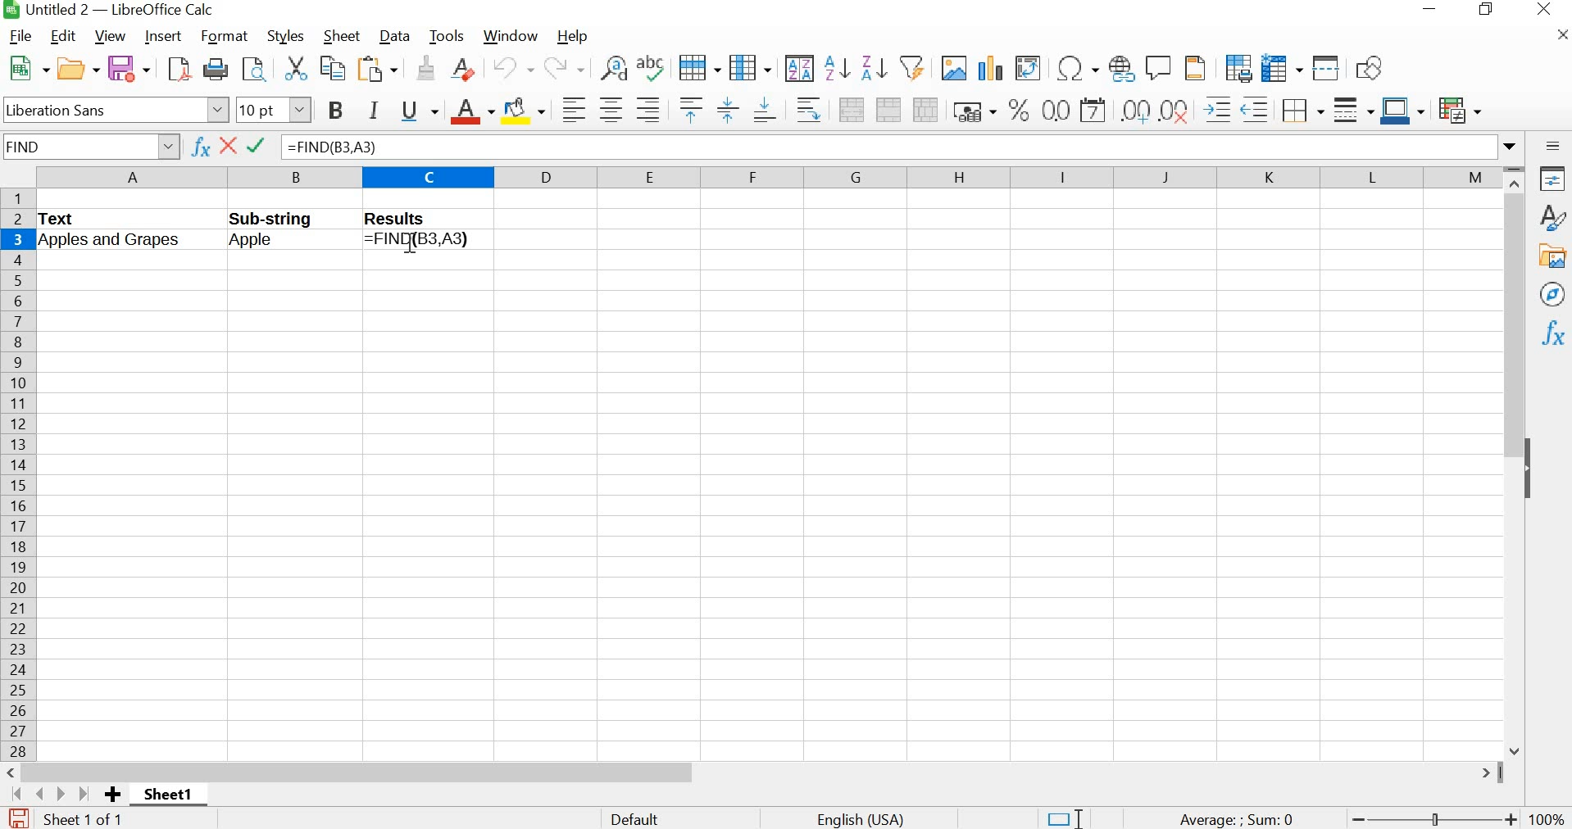  I want to click on row, so click(697, 66).